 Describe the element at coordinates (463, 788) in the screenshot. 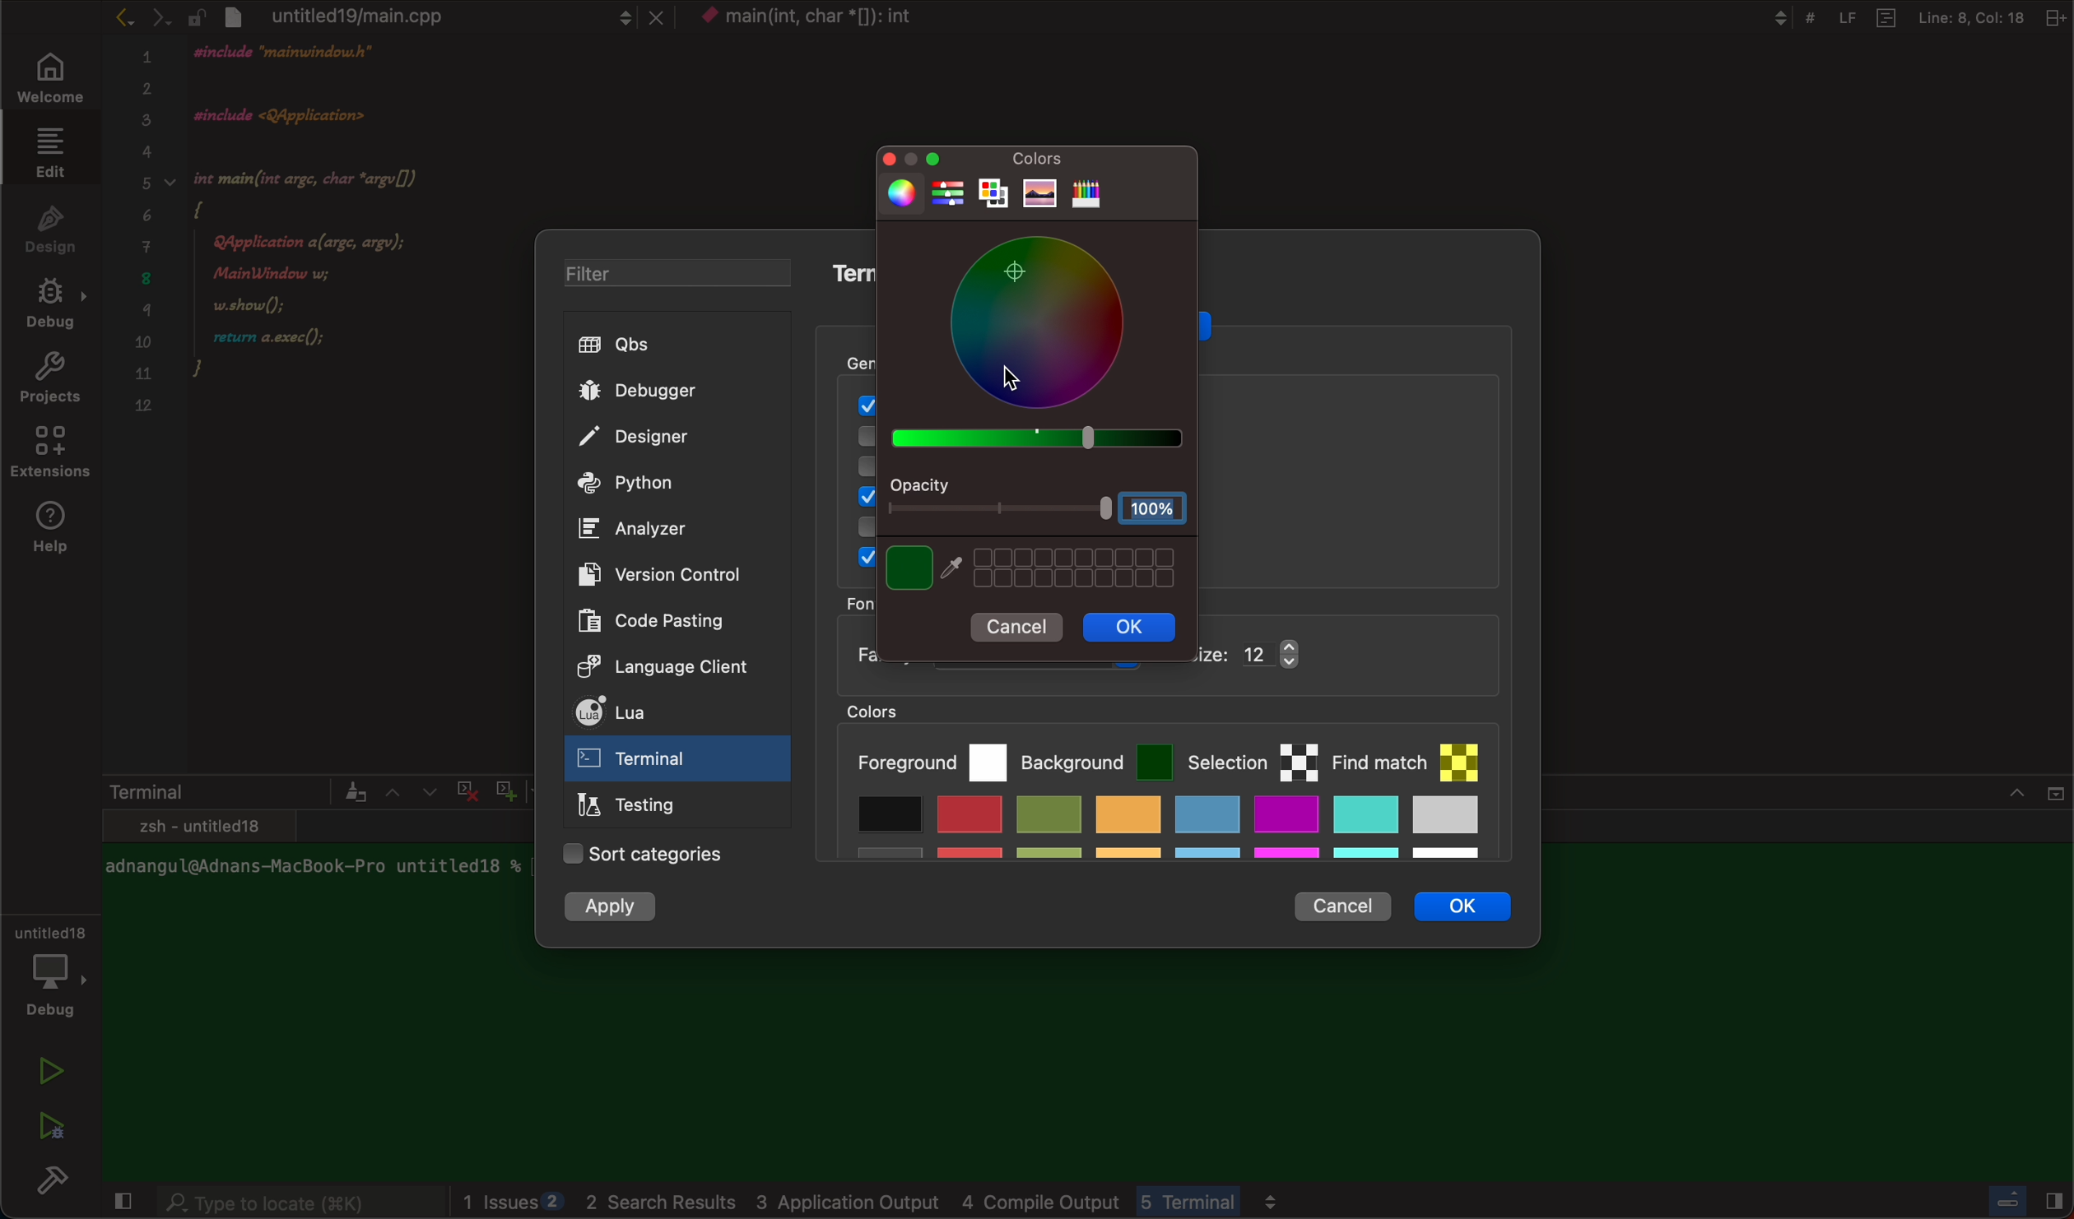

I see `cross` at that location.